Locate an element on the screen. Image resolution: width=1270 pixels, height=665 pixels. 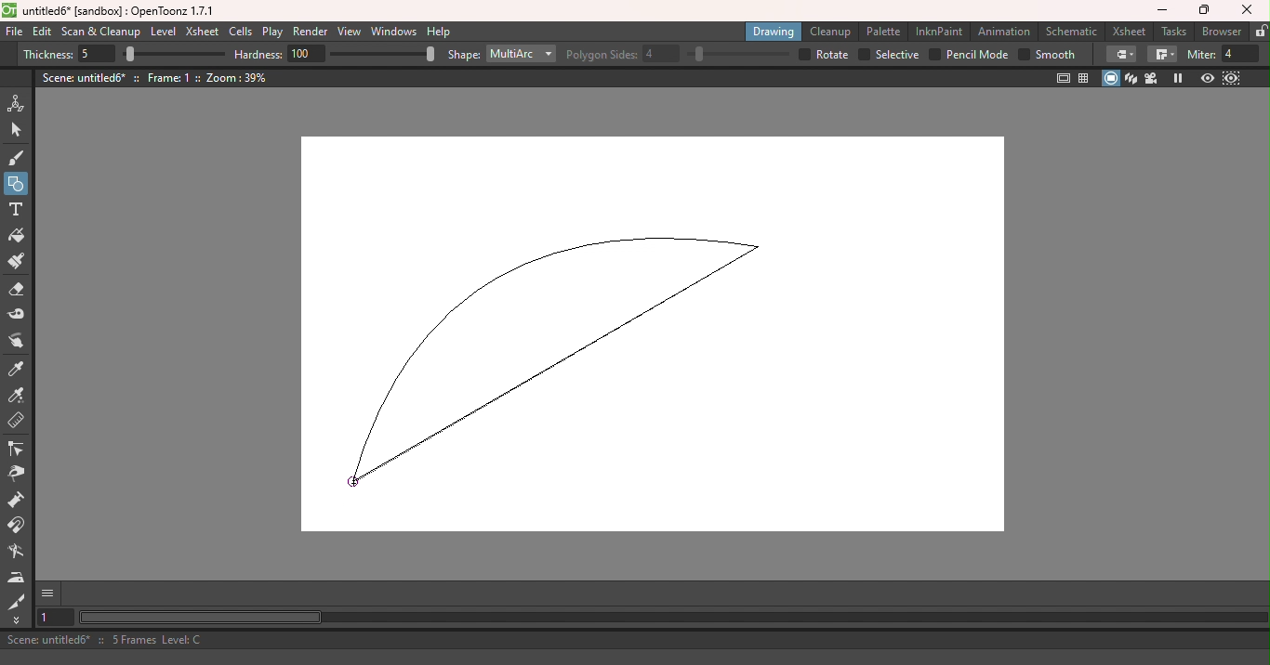
Edit is located at coordinates (42, 33).